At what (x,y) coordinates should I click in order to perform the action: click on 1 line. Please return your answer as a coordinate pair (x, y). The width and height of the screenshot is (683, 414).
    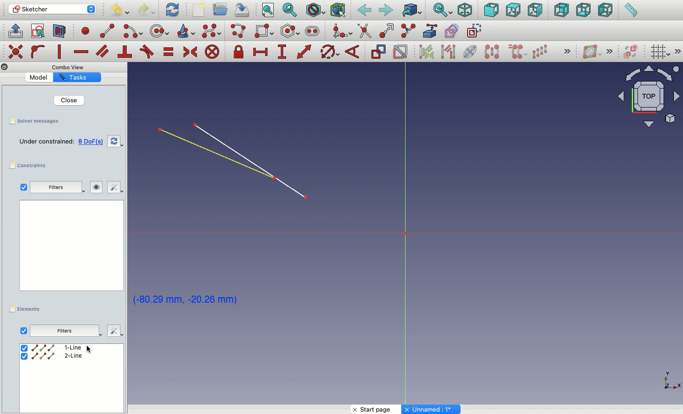
    Looking at the image, I should click on (54, 348).